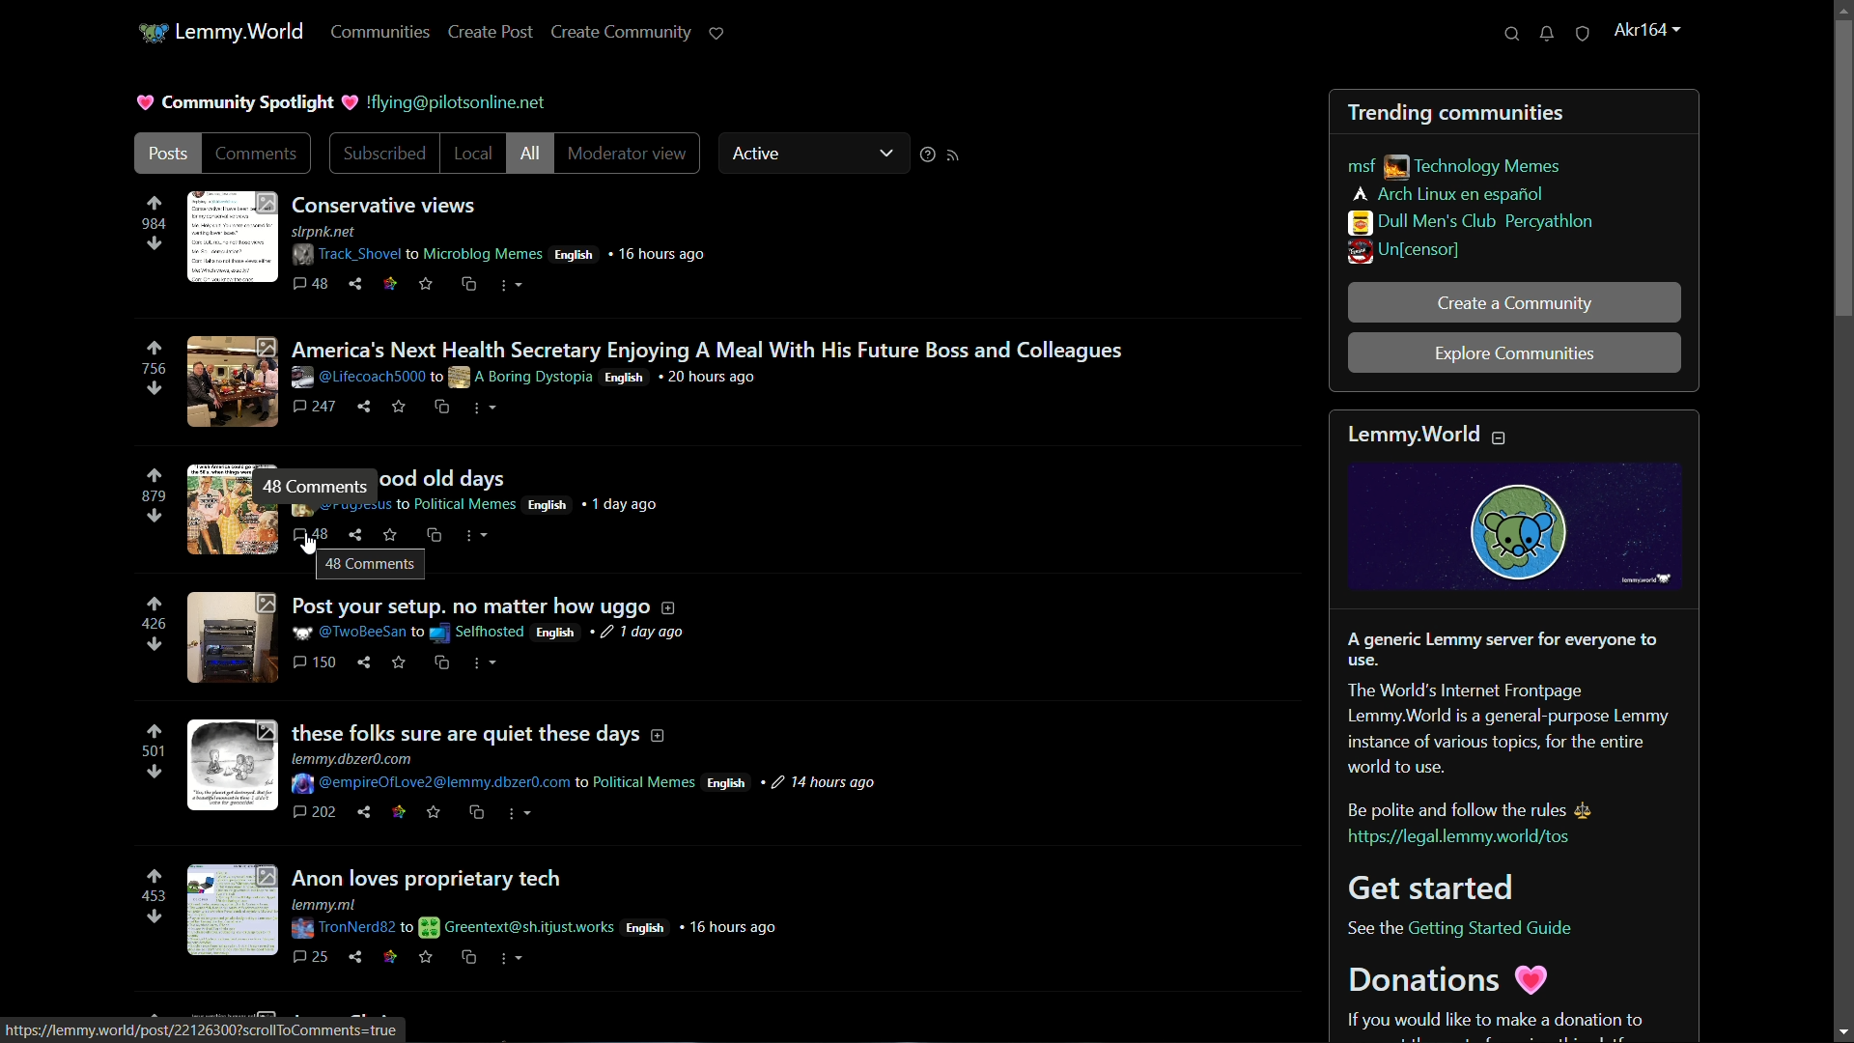  Describe the element at coordinates (154, 645) in the screenshot. I see `downvote` at that location.